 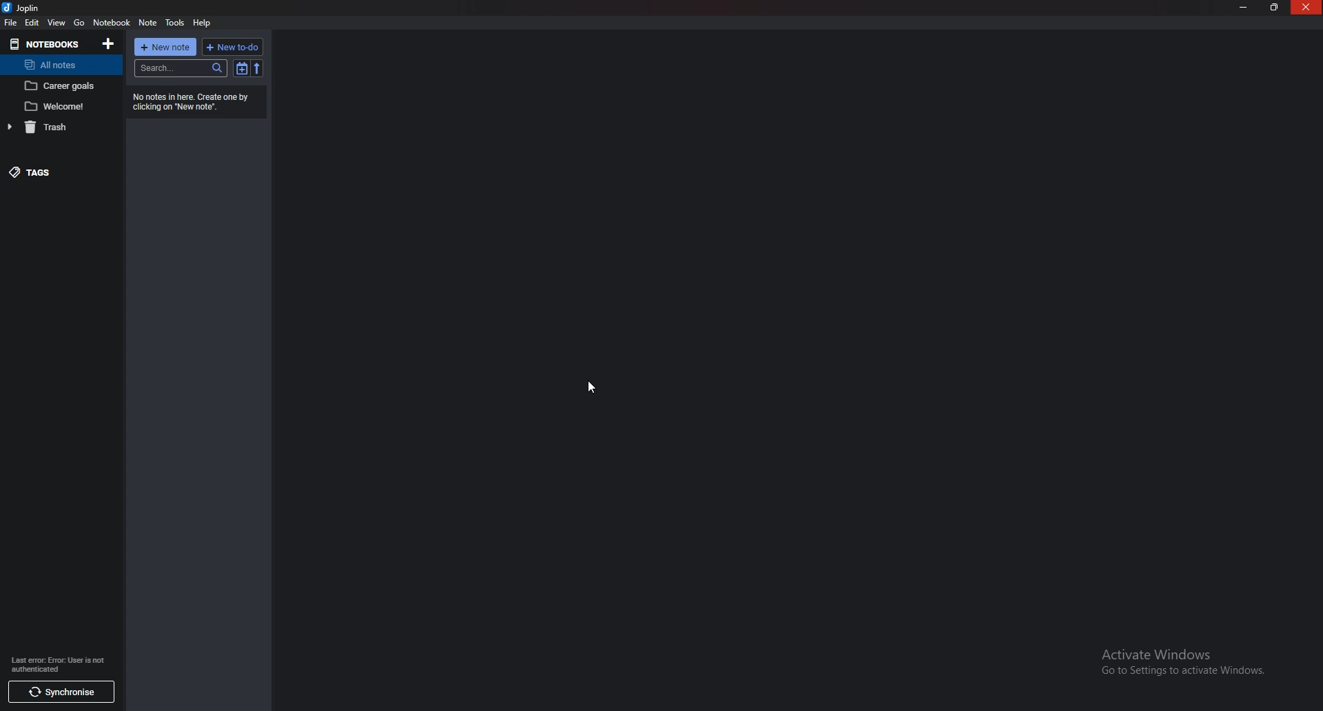 I want to click on Trash, so click(x=57, y=127).